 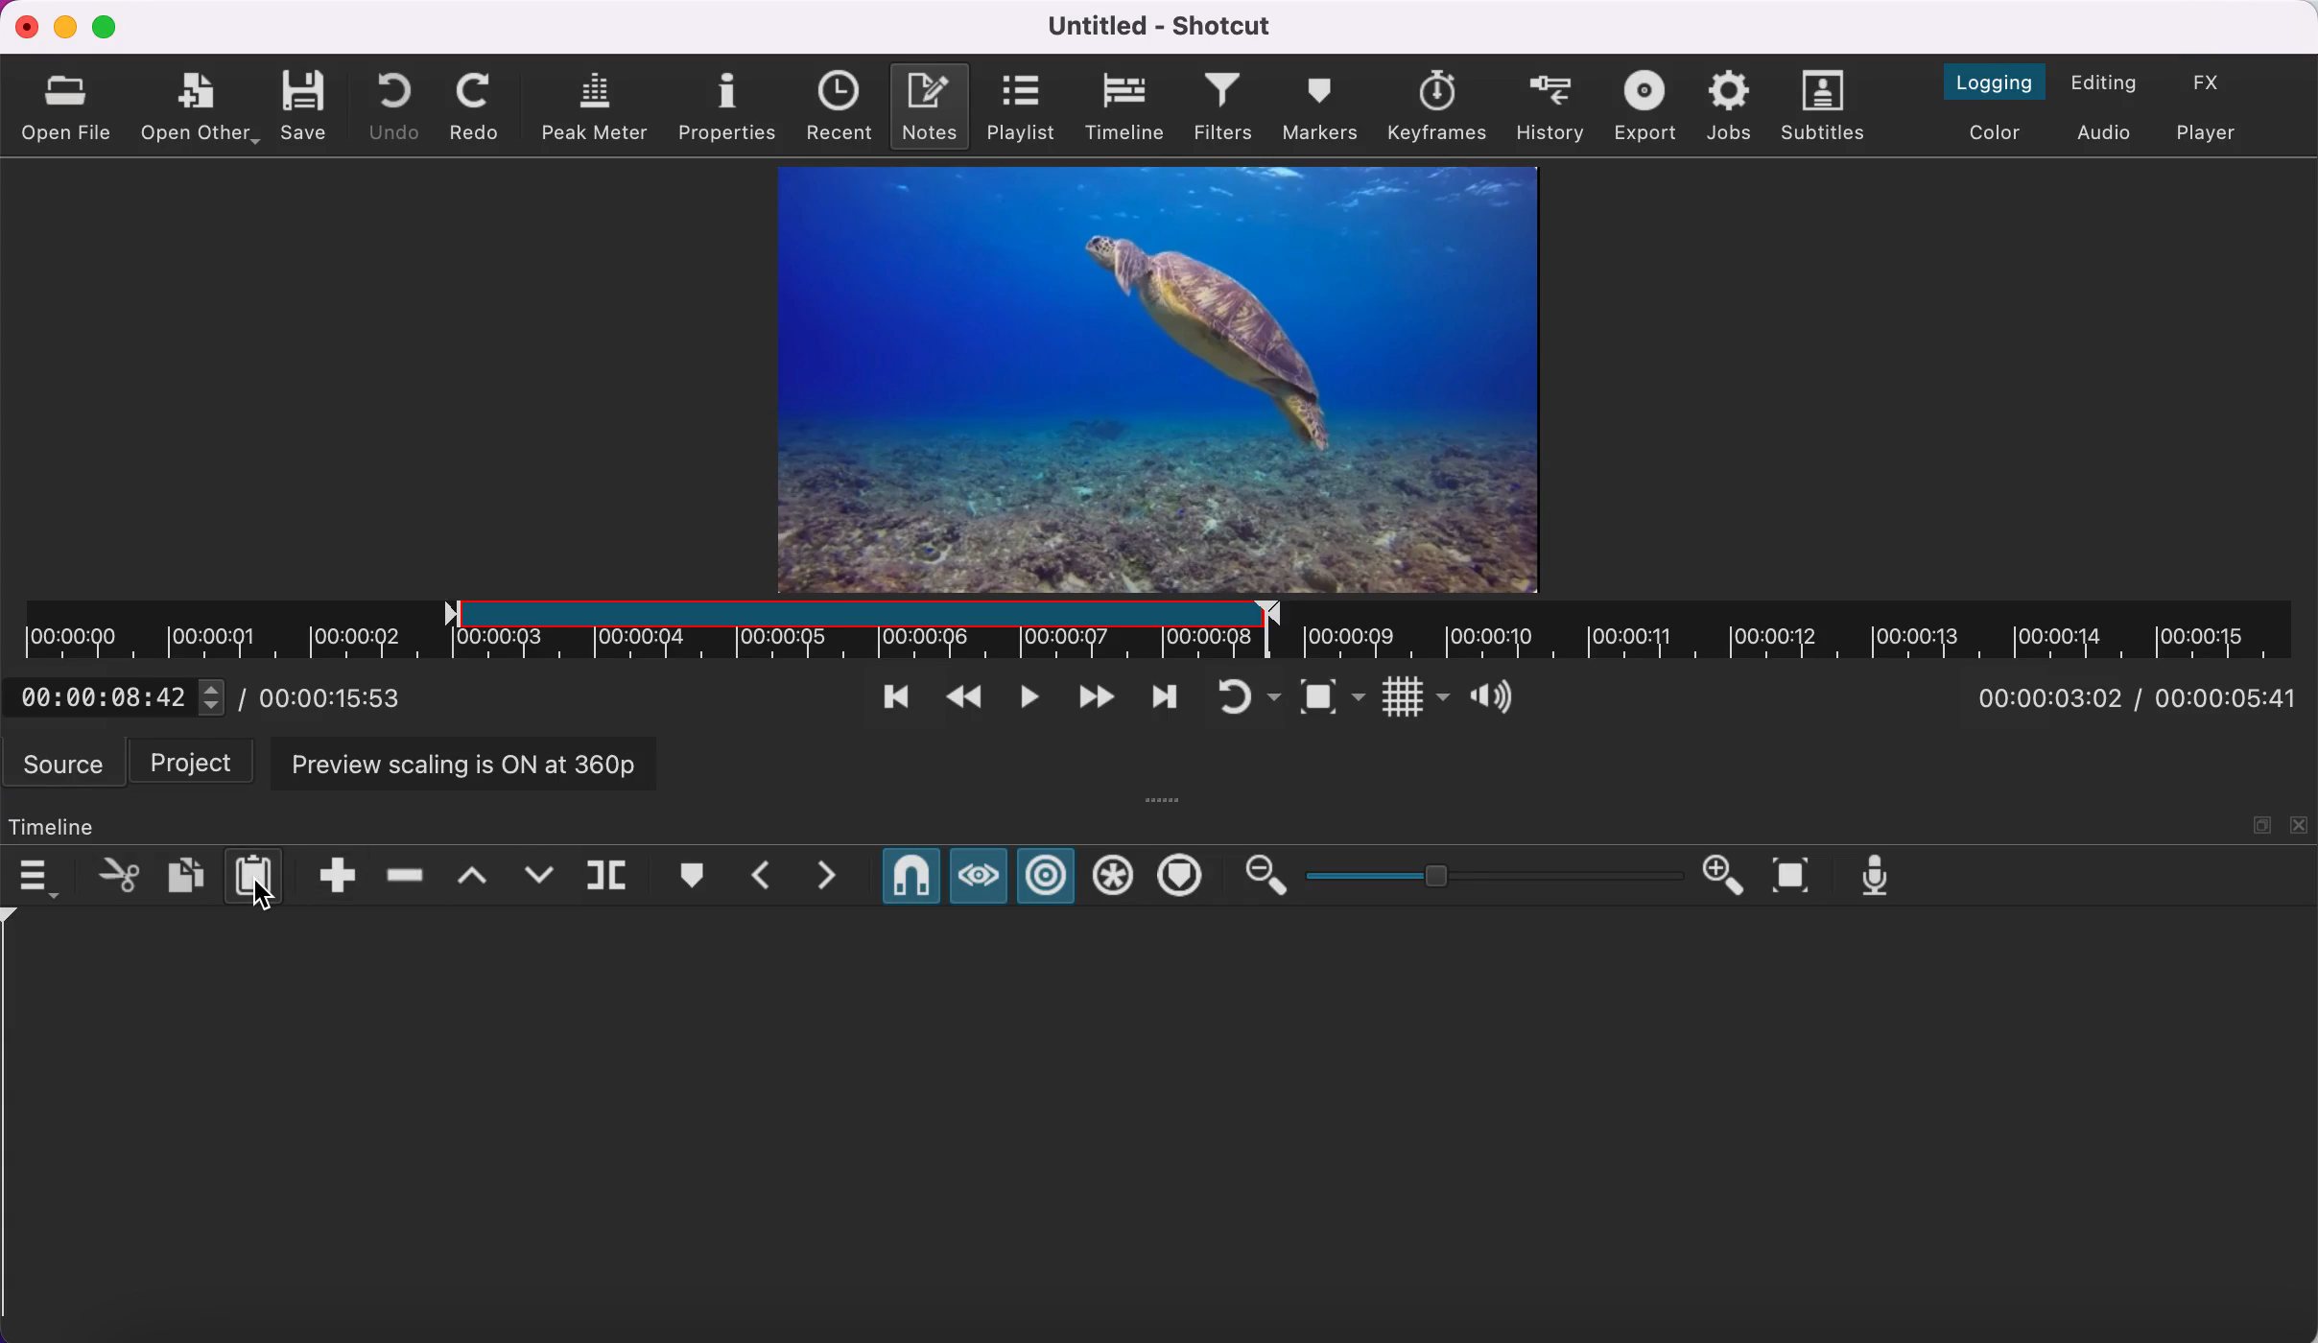 What do you see at coordinates (2000, 132) in the screenshot?
I see `switch to the color layout` at bounding box center [2000, 132].